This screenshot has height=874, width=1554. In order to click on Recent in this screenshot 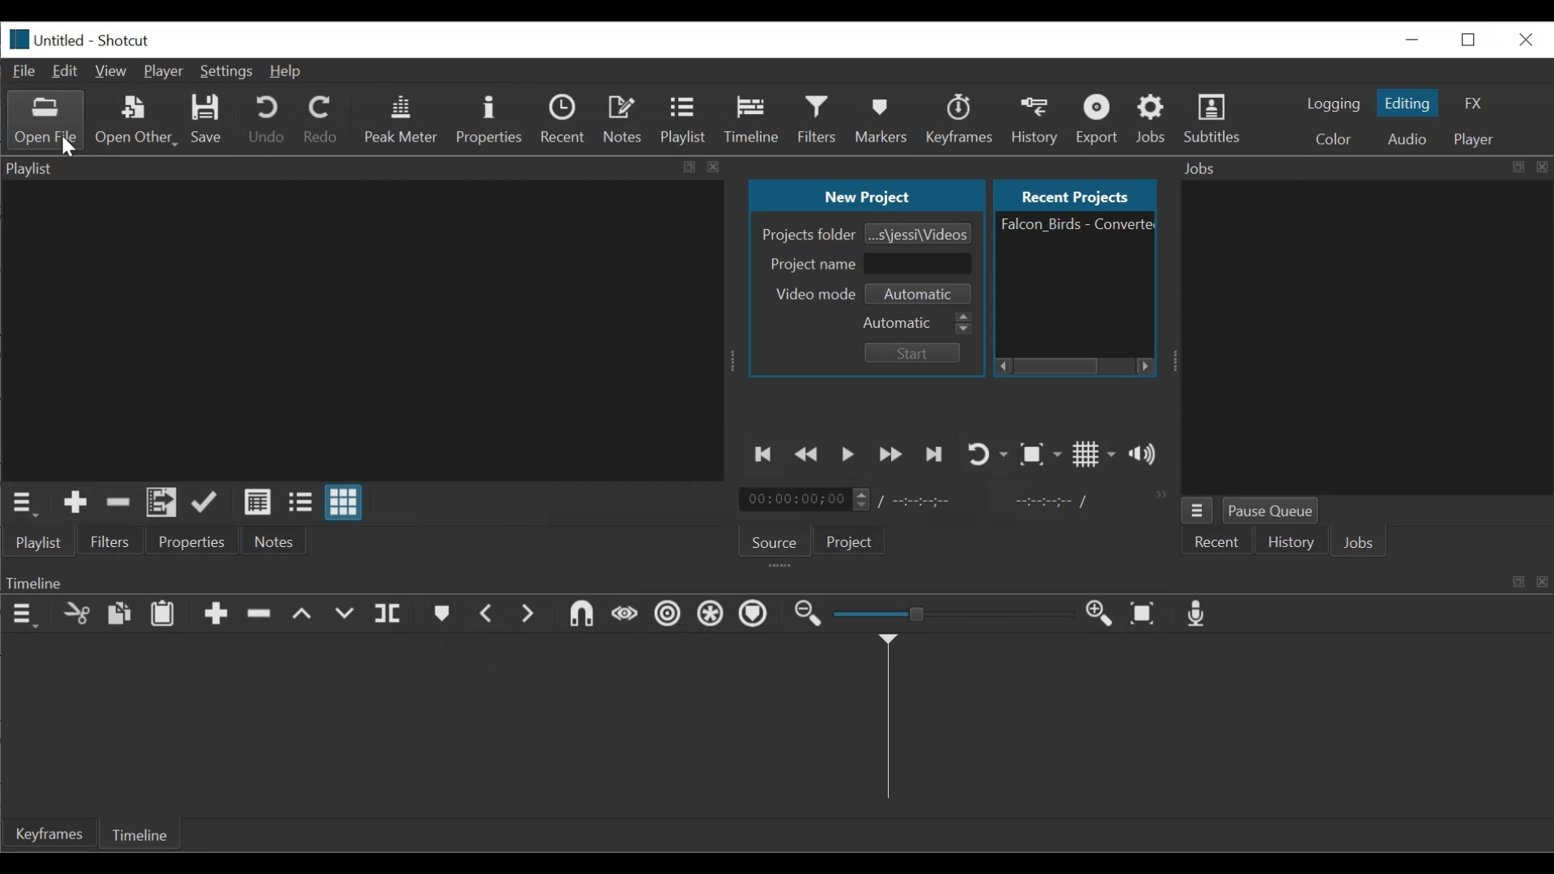, I will do `click(559, 119)`.